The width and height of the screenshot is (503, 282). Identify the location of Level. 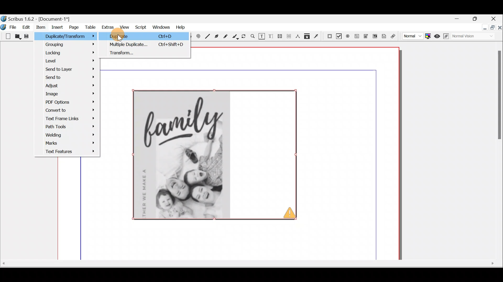
(69, 61).